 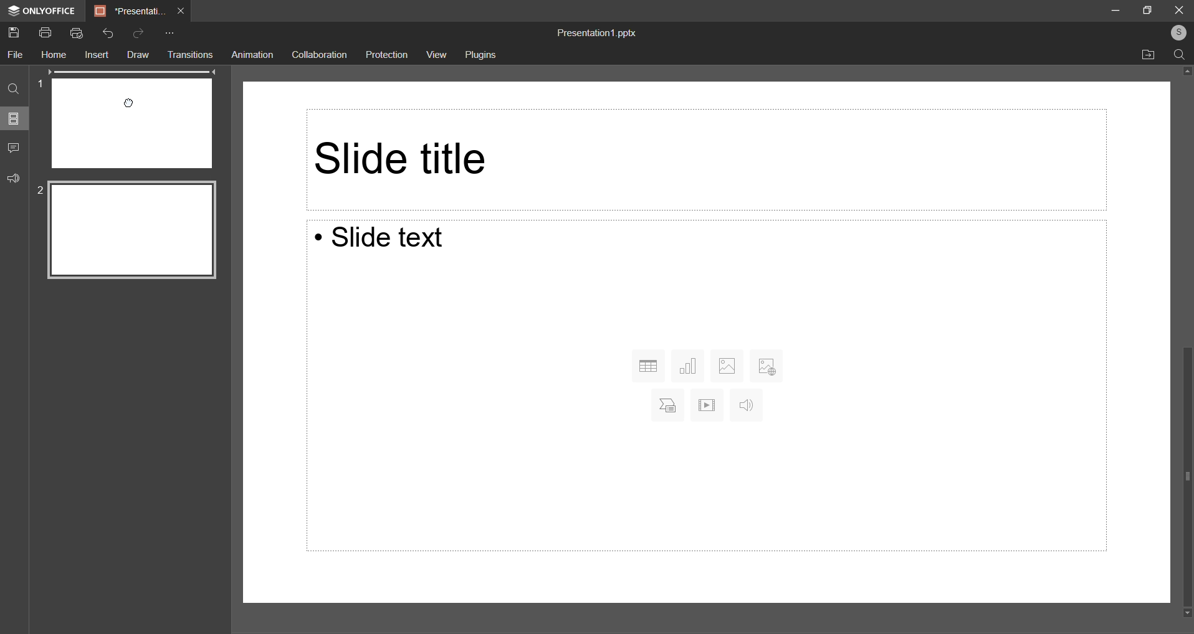 What do you see at coordinates (648, 366) in the screenshot?
I see `Table` at bounding box center [648, 366].